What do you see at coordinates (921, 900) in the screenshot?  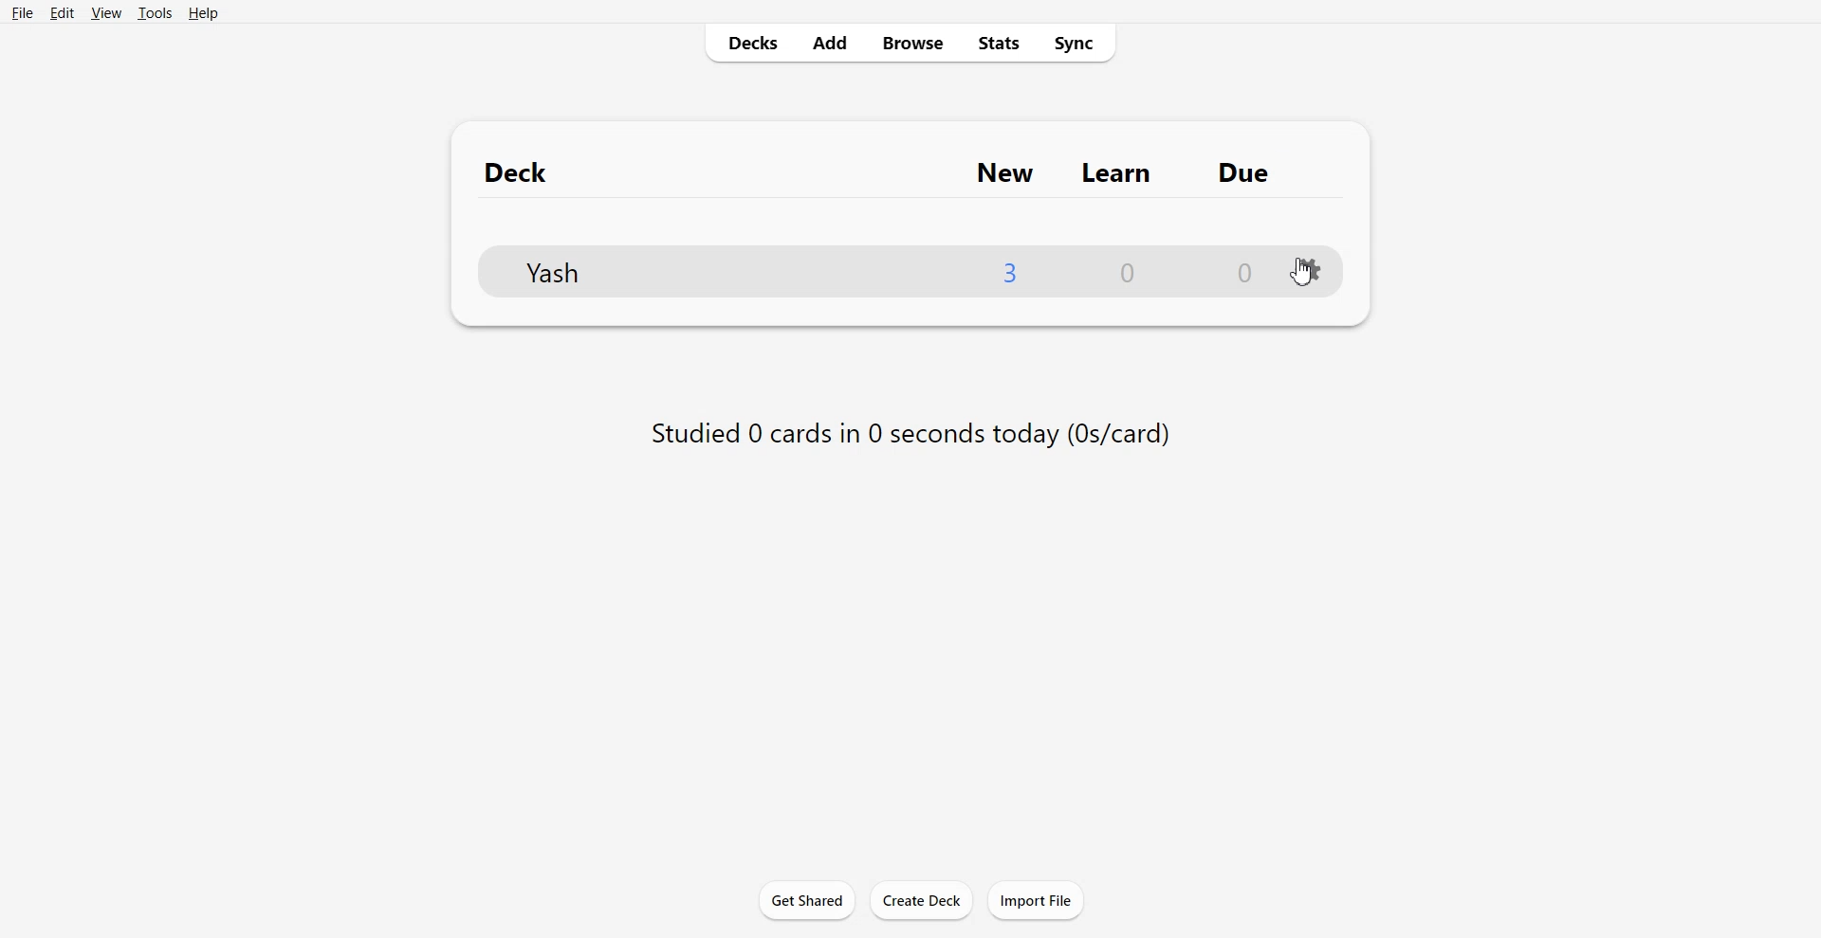 I see `Create Deck` at bounding box center [921, 900].